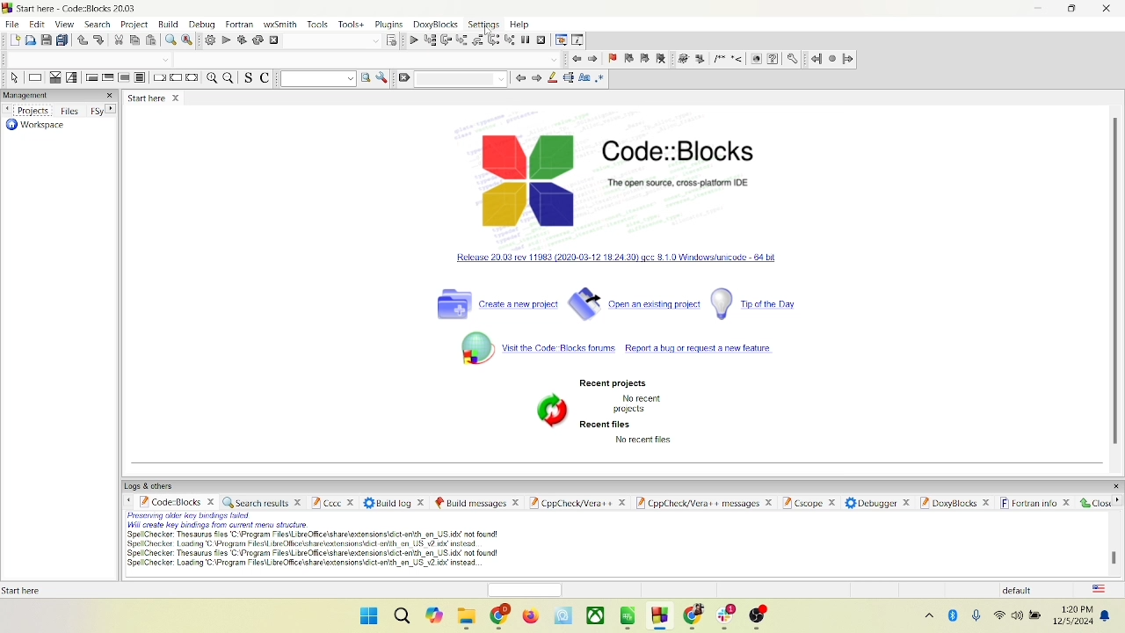 The height and width of the screenshot is (633, 1125). What do you see at coordinates (676, 167) in the screenshot?
I see `Code::block` at bounding box center [676, 167].